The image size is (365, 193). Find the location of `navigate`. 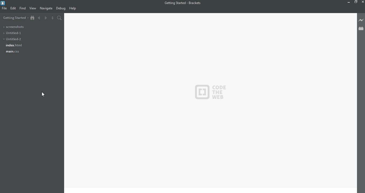

navigate is located at coordinates (47, 9).